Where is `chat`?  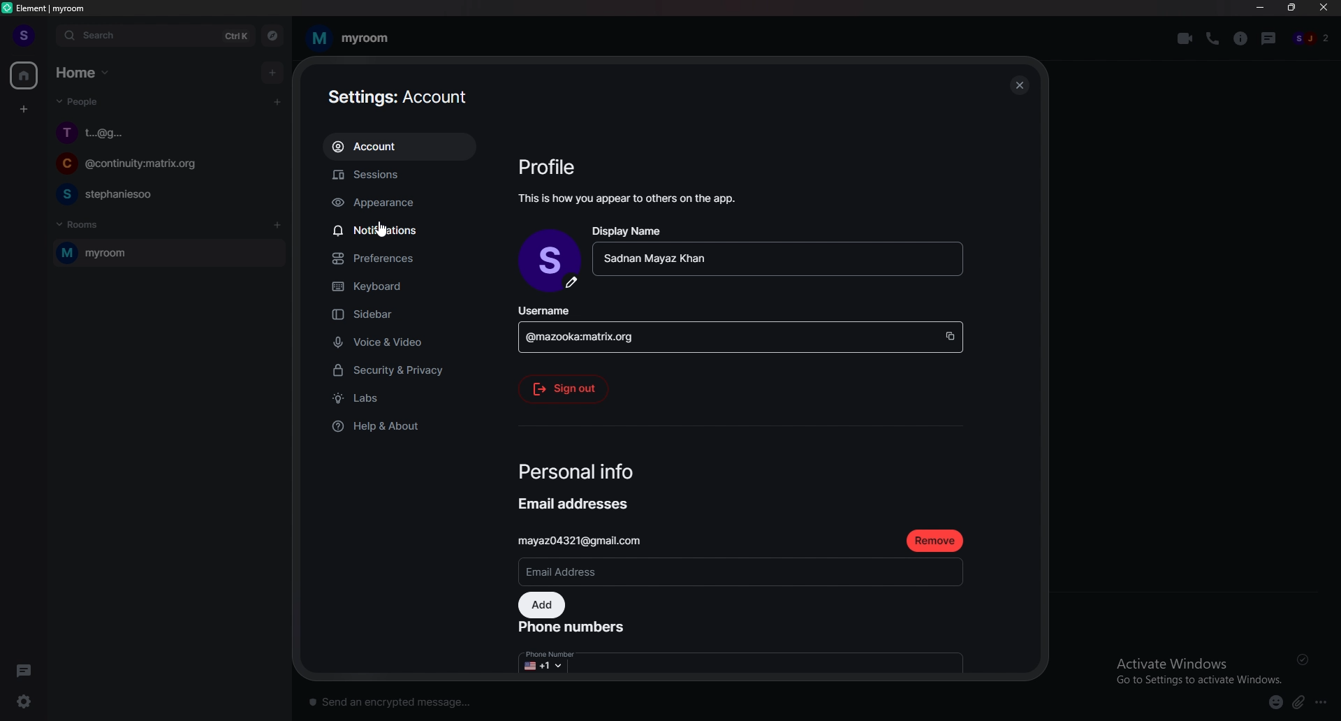 chat is located at coordinates (161, 133).